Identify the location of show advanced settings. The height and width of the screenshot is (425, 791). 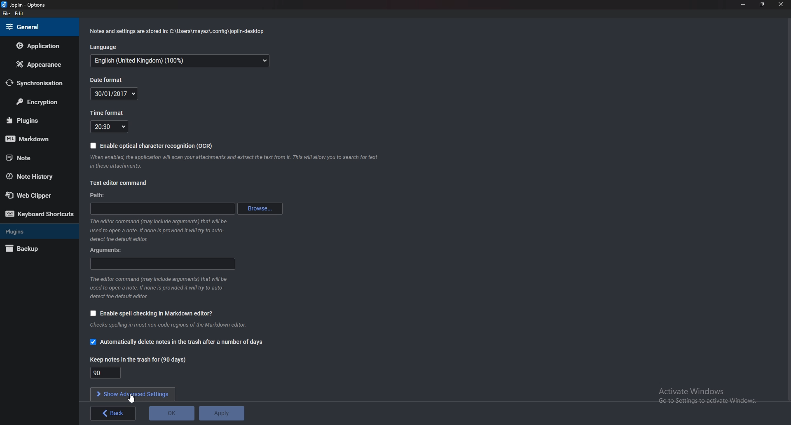
(132, 395).